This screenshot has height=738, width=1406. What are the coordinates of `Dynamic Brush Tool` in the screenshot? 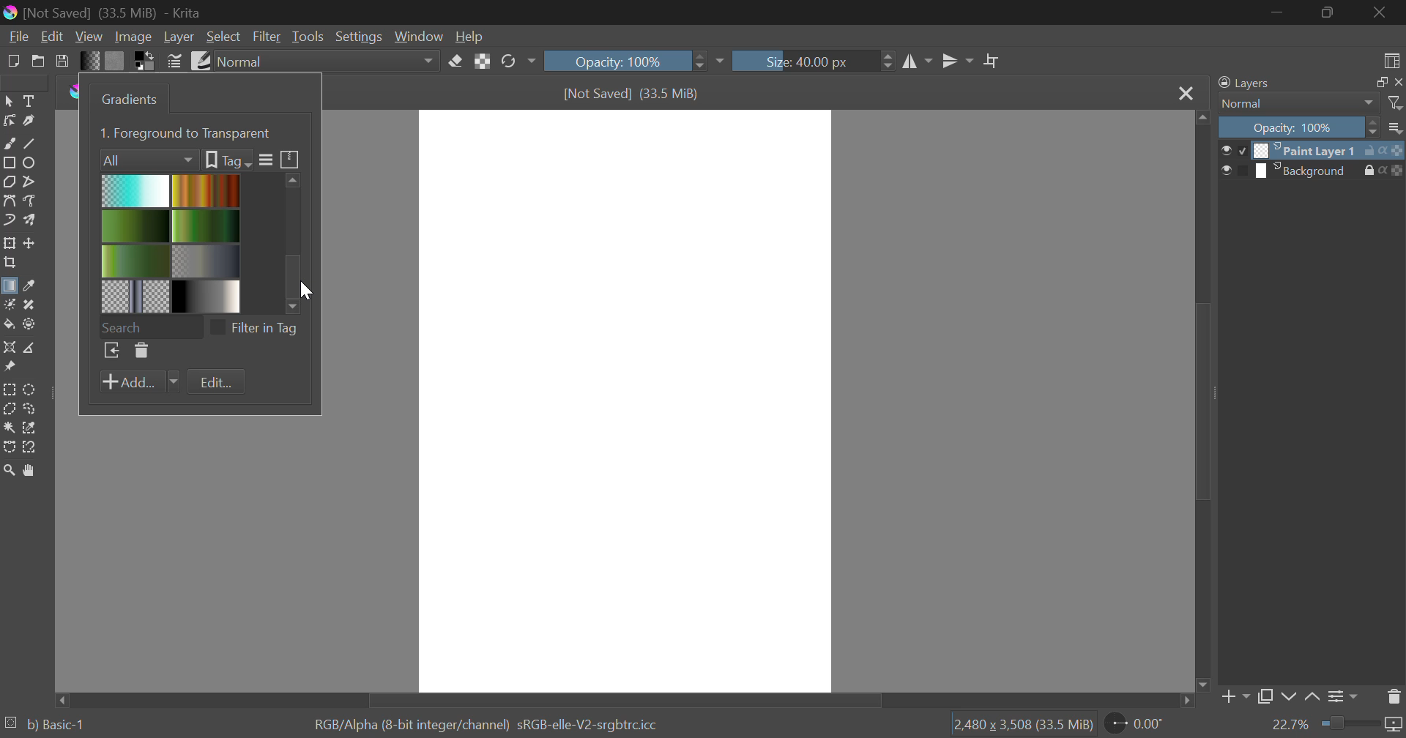 It's located at (9, 221).